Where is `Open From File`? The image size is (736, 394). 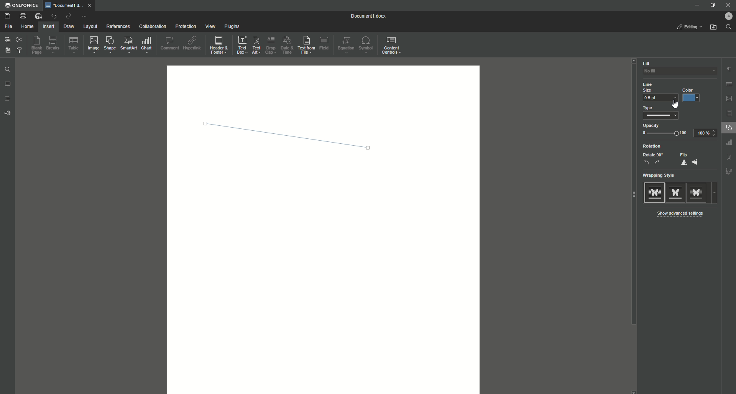 Open From File is located at coordinates (713, 28).